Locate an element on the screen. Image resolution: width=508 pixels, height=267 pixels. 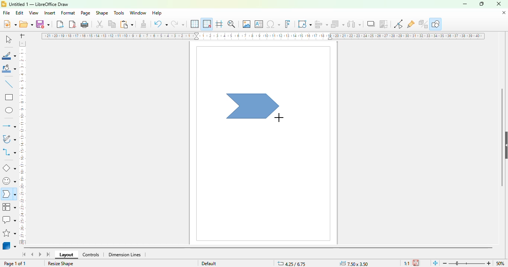
scroll to last sheet is located at coordinates (49, 254).